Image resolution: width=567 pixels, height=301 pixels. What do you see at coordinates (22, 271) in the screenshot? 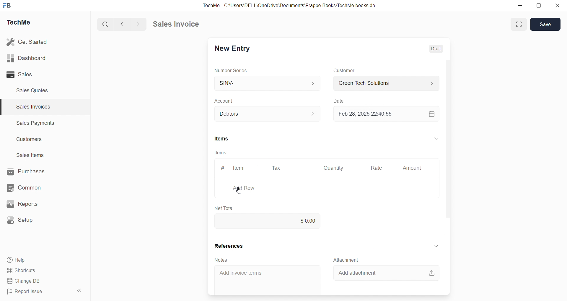
I see `Shortcuts` at bounding box center [22, 271].